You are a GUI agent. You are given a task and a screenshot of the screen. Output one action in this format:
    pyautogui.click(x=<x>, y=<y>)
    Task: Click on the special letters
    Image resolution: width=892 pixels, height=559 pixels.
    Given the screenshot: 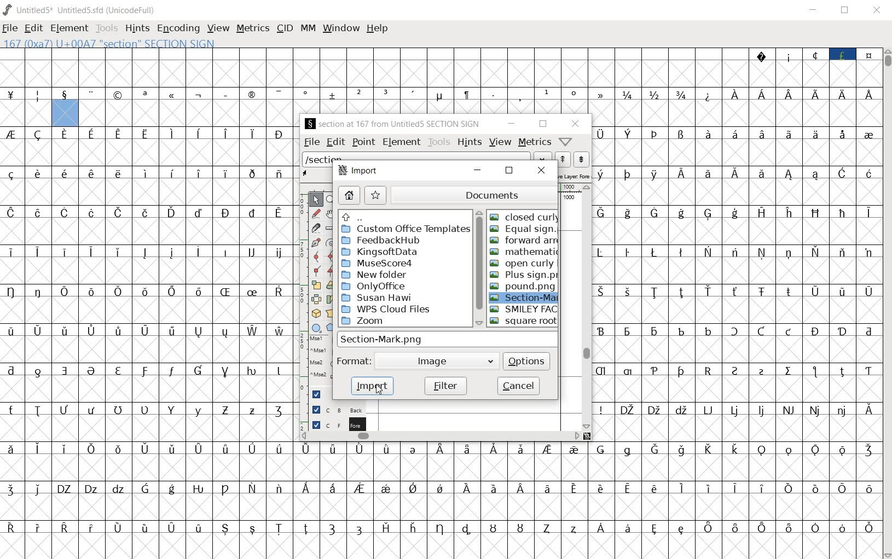 What is the action you would take?
    pyautogui.click(x=147, y=331)
    